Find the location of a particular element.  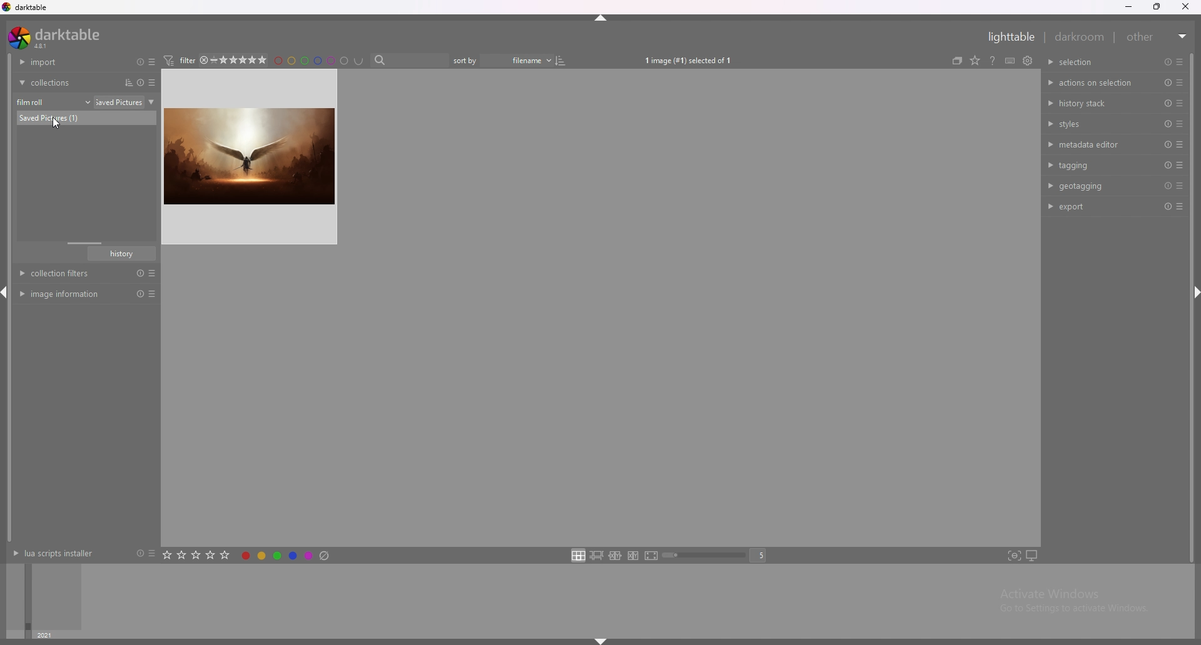

styles is located at coordinates (1097, 123).